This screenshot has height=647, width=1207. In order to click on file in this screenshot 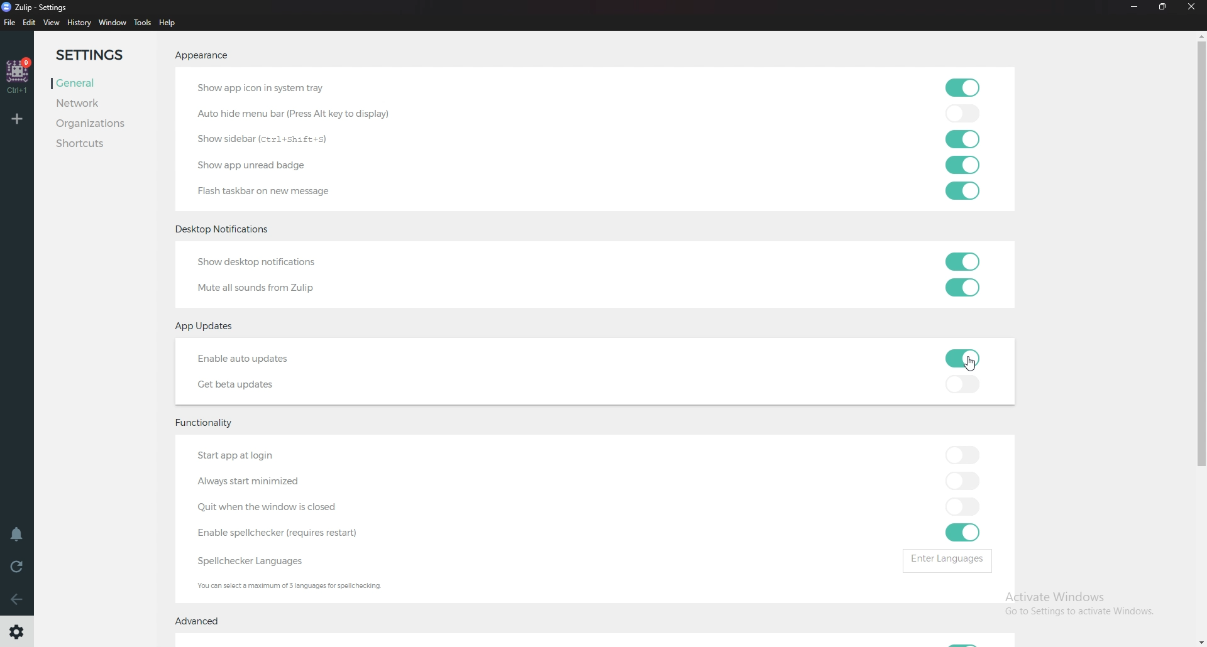, I will do `click(9, 23)`.